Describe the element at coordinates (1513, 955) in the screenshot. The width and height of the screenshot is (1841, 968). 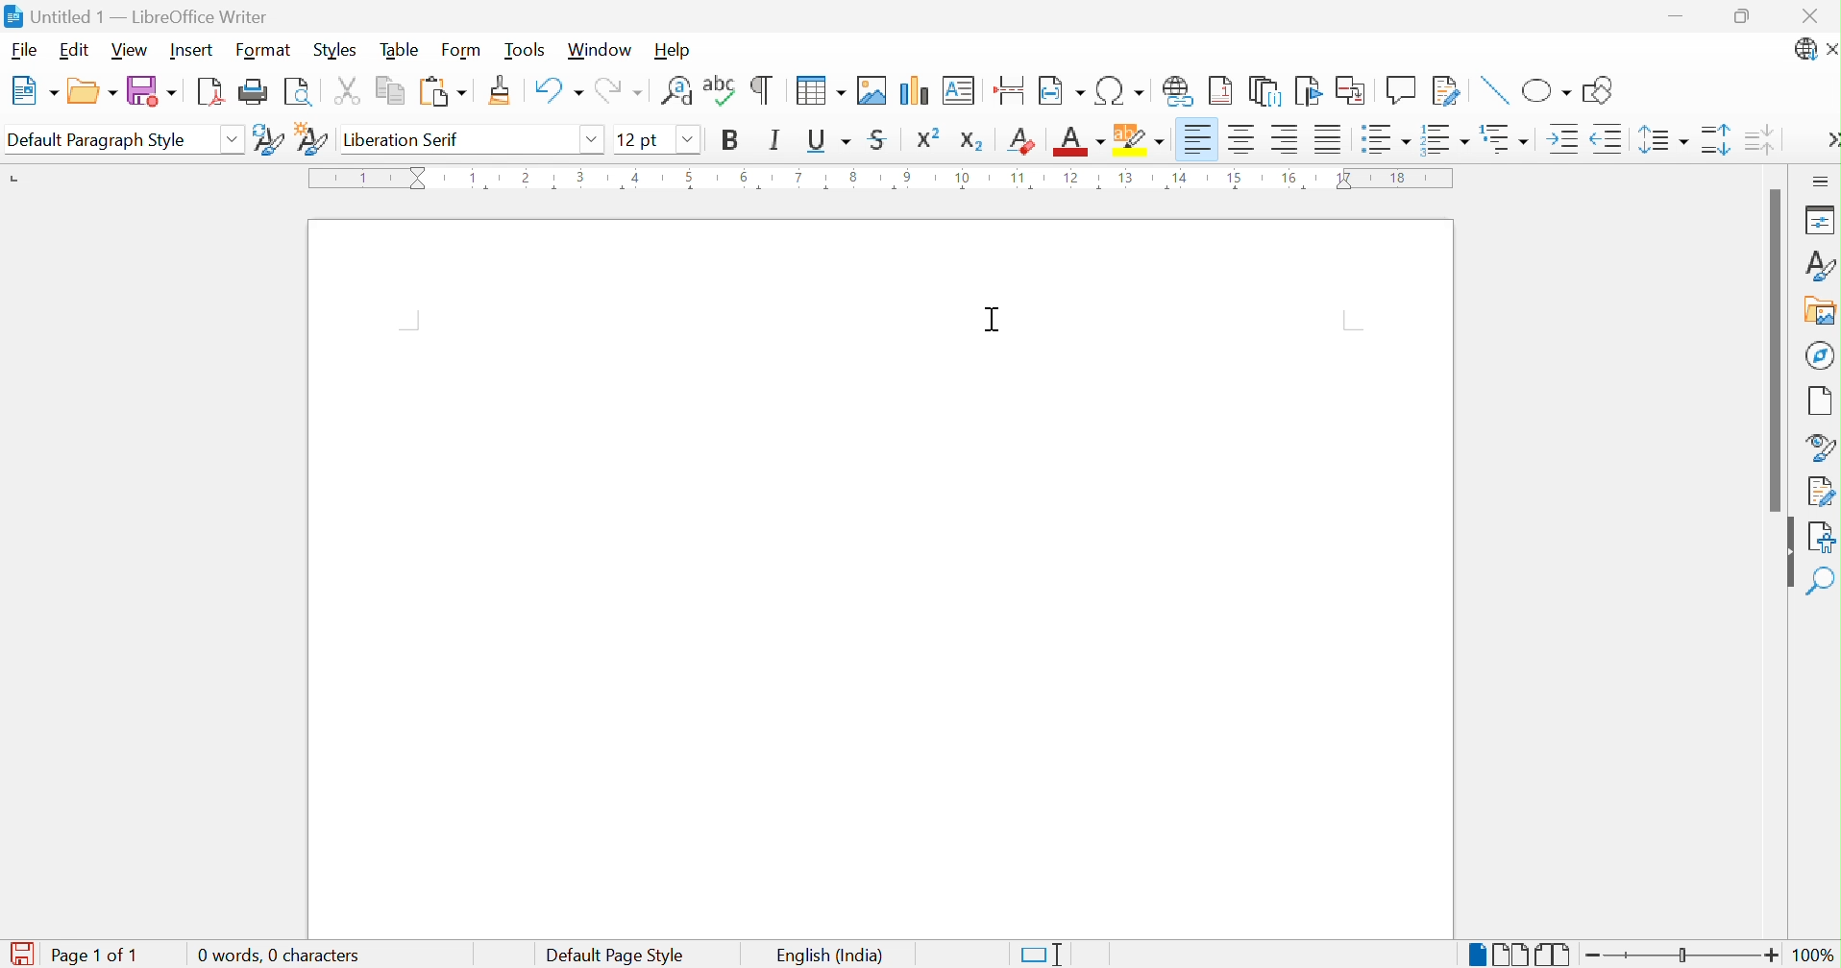
I see `Multiple-page view` at that location.